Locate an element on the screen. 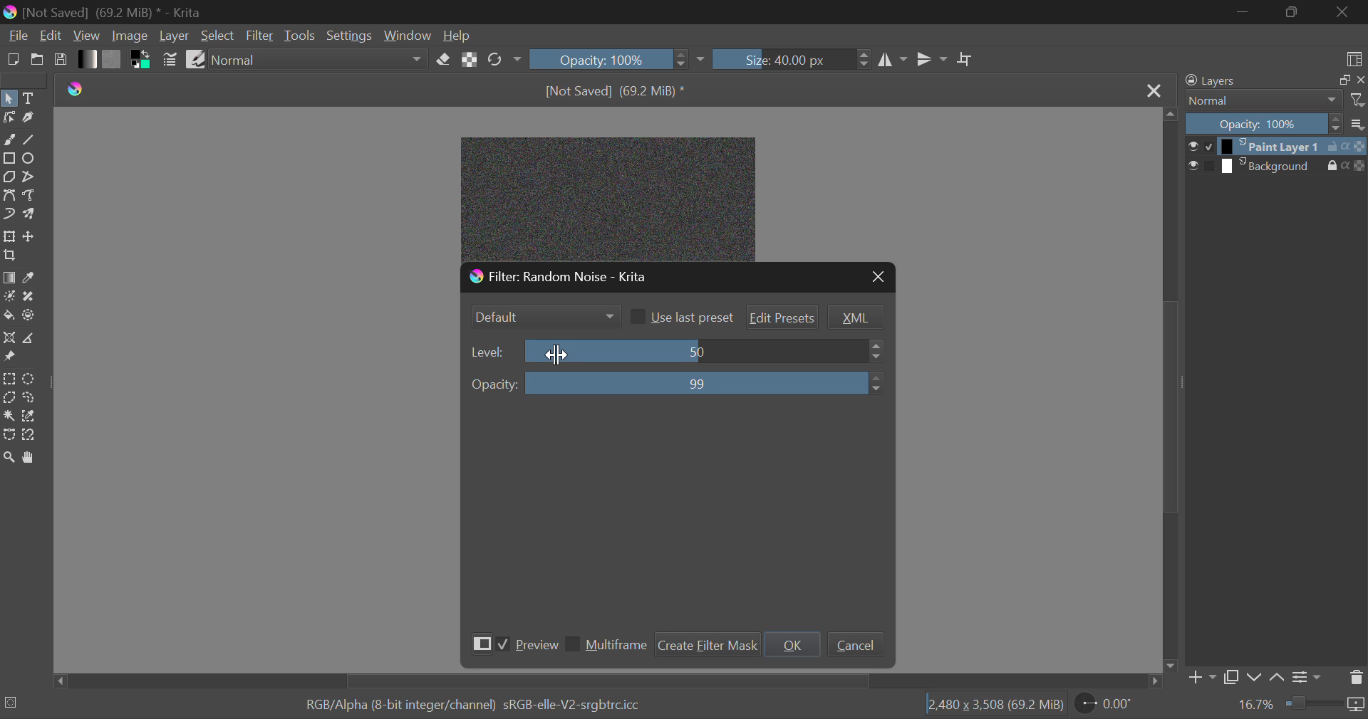 The width and height of the screenshot is (1368, 719). Help is located at coordinates (456, 36).